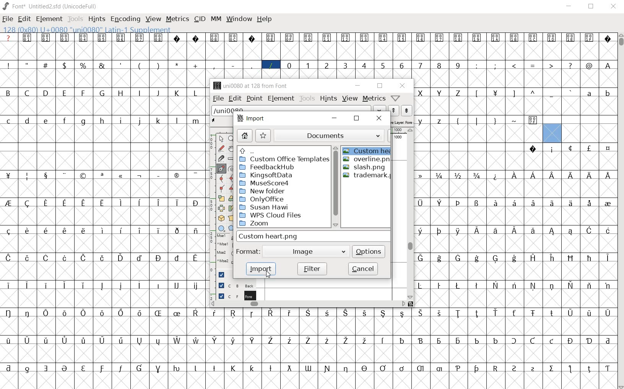 This screenshot has height=389, width=624. Describe the element at coordinates (175, 175) in the screenshot. I see `glyph` at that location.